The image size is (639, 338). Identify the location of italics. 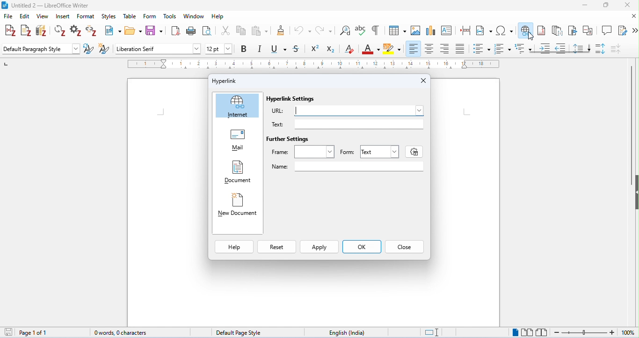
(261, 49).